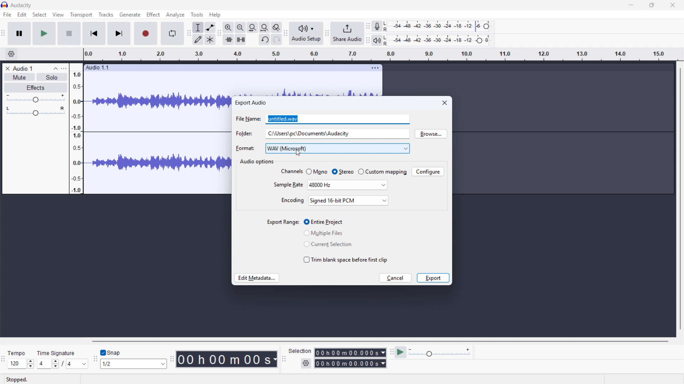 Image resolution: width=684 pixels, height=384 pixels. Describe the element at coordinates (276, 27) in the screenshot. I see `Toggle zoom ` at that location.